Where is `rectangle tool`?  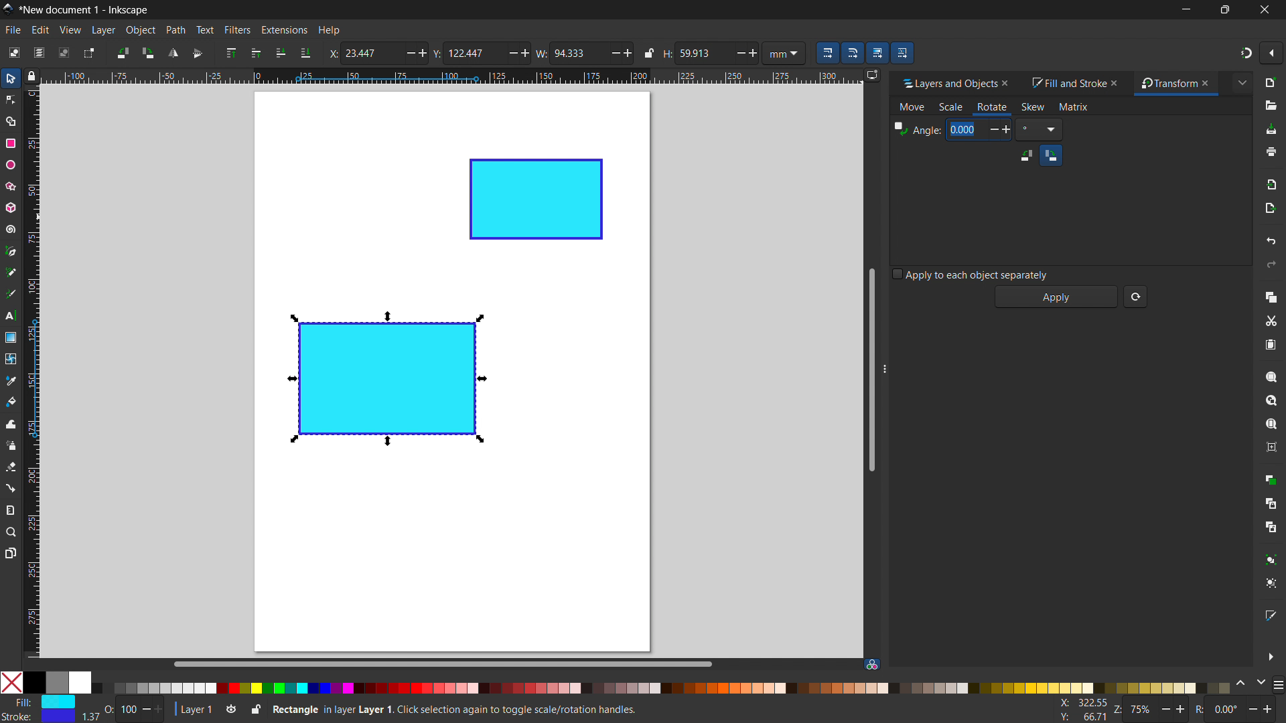 rectangle tool is located at coordinates (11, 143).